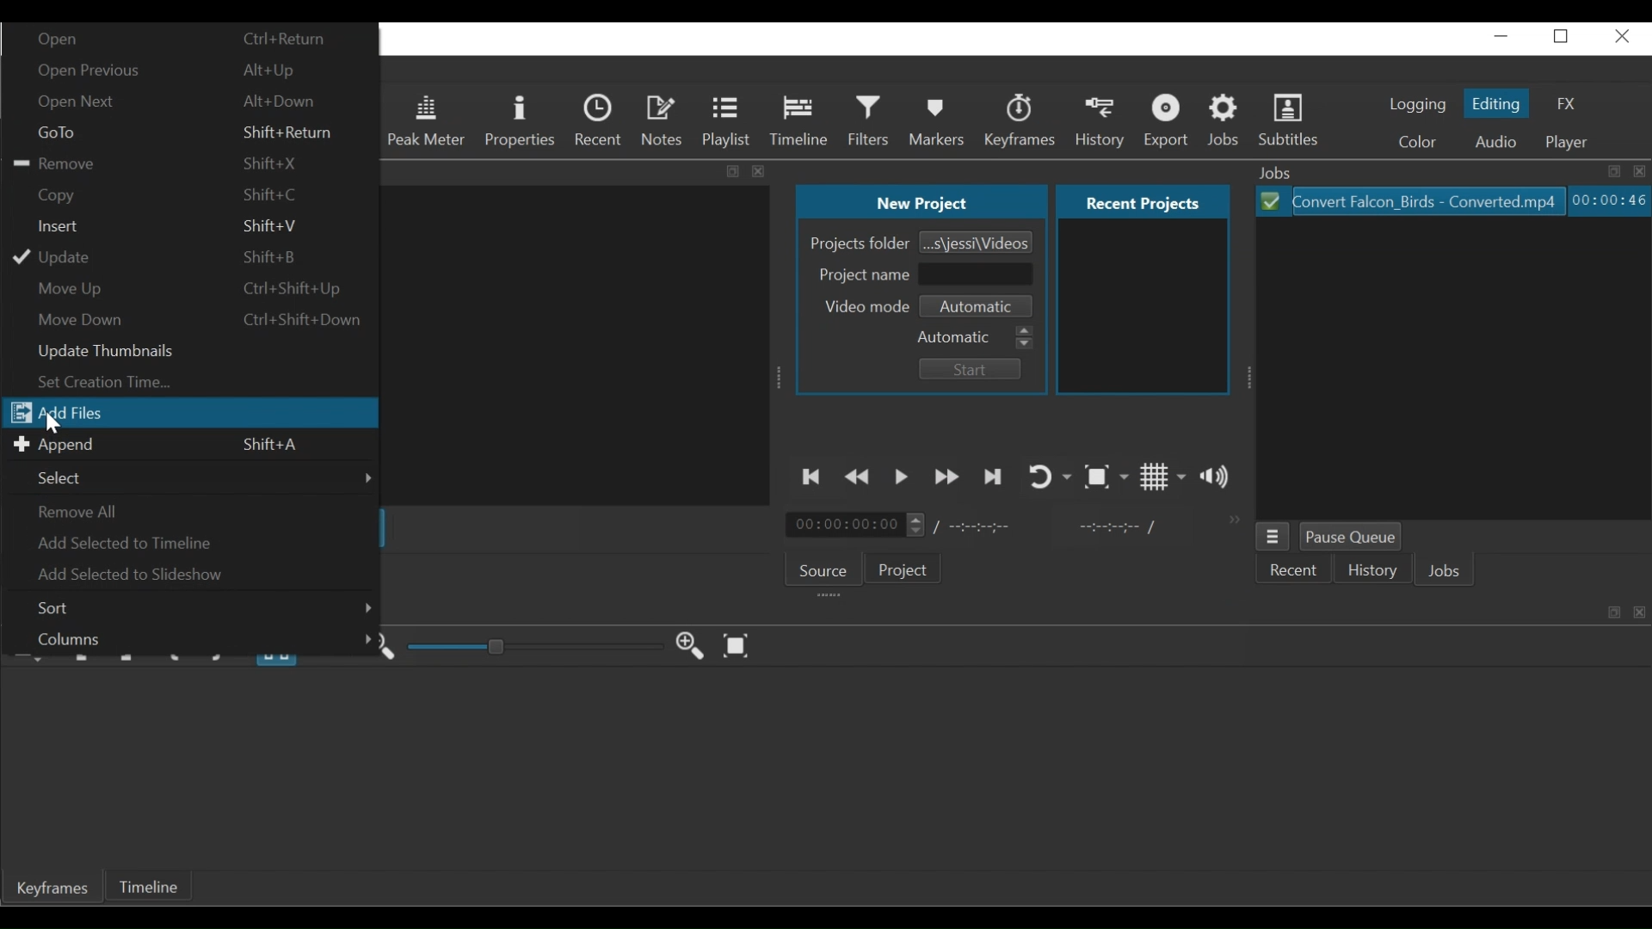  Describe the element at coordinates (189, 102) in the screenshot. I see `Open Next` at that location.